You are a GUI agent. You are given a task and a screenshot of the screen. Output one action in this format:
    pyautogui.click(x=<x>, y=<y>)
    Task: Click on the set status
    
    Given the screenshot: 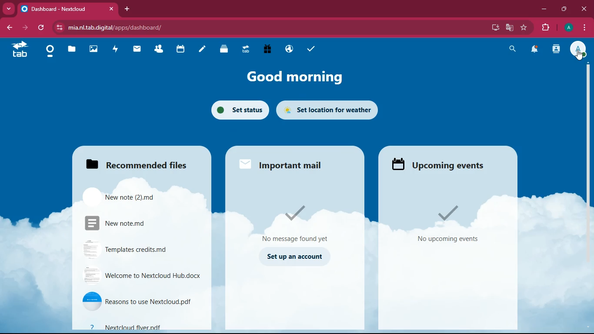 What is the action you would take?
    pyautogui.click(x=238, y=110)
    